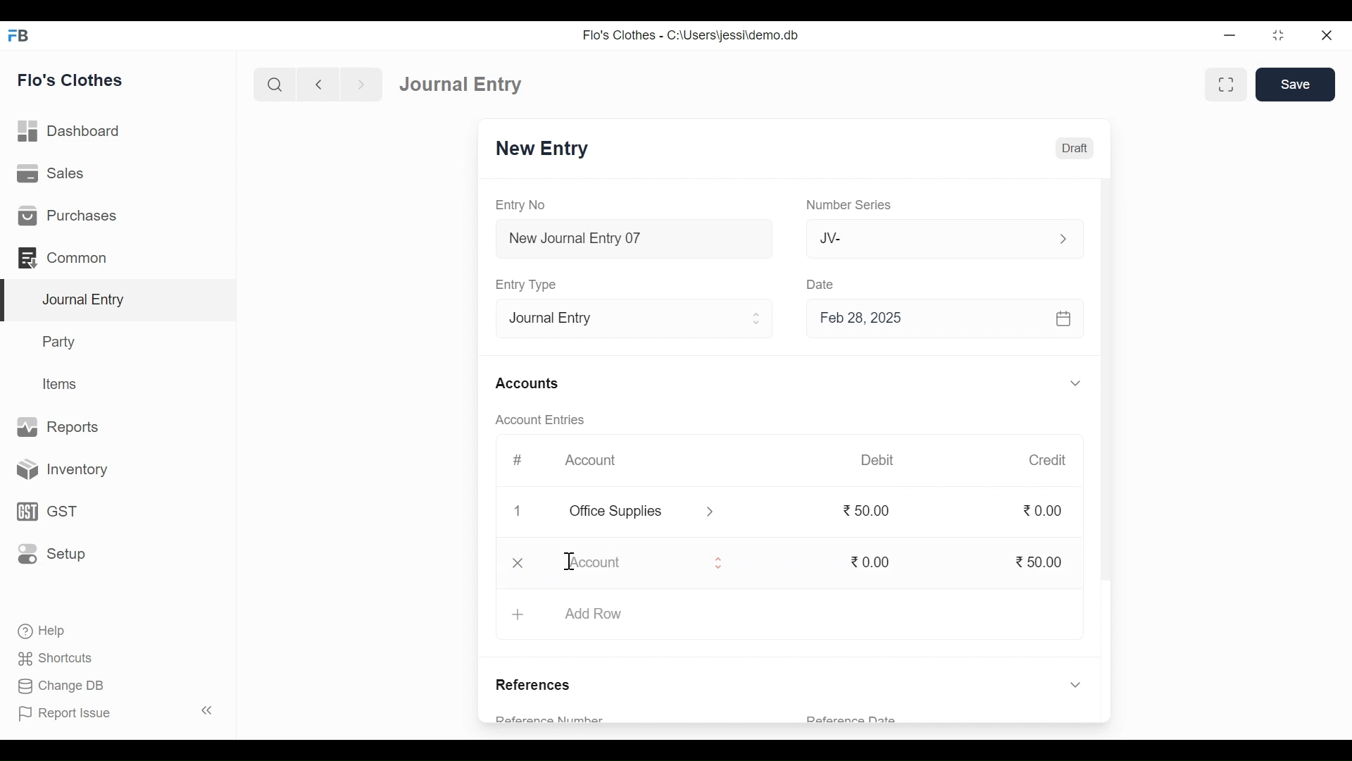 This screenshot has height=761, width=1352. I want to click on Setup, so click(51, 552).